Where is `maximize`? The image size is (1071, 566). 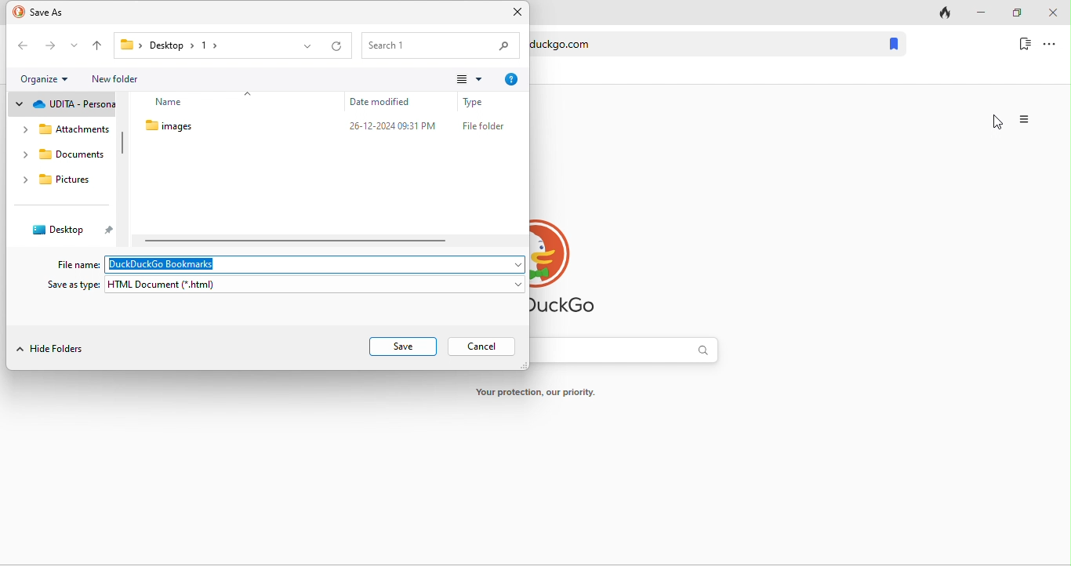 maximize is located at coordinates (1016, 13).